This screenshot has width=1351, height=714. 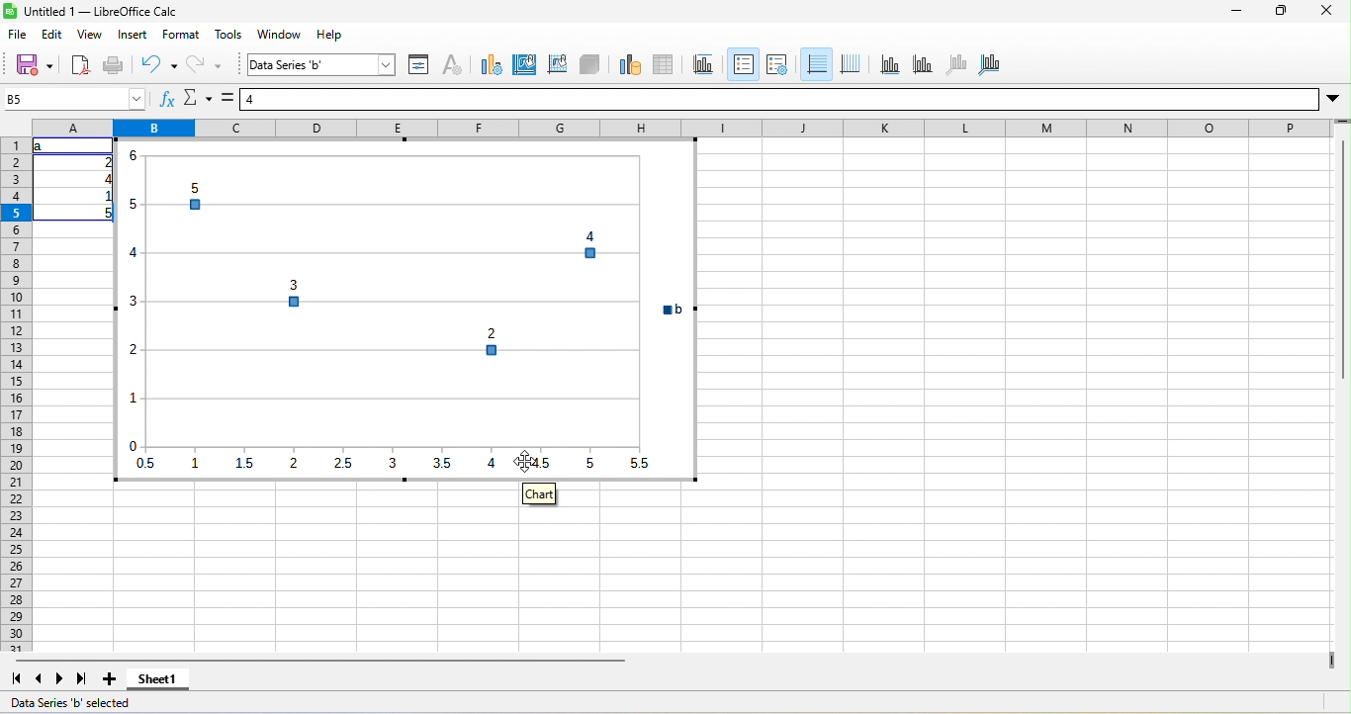 What do you see at coordinates (744, 64) in the screenshot?
I see `legend on/off` at bounding box center [744, 64].